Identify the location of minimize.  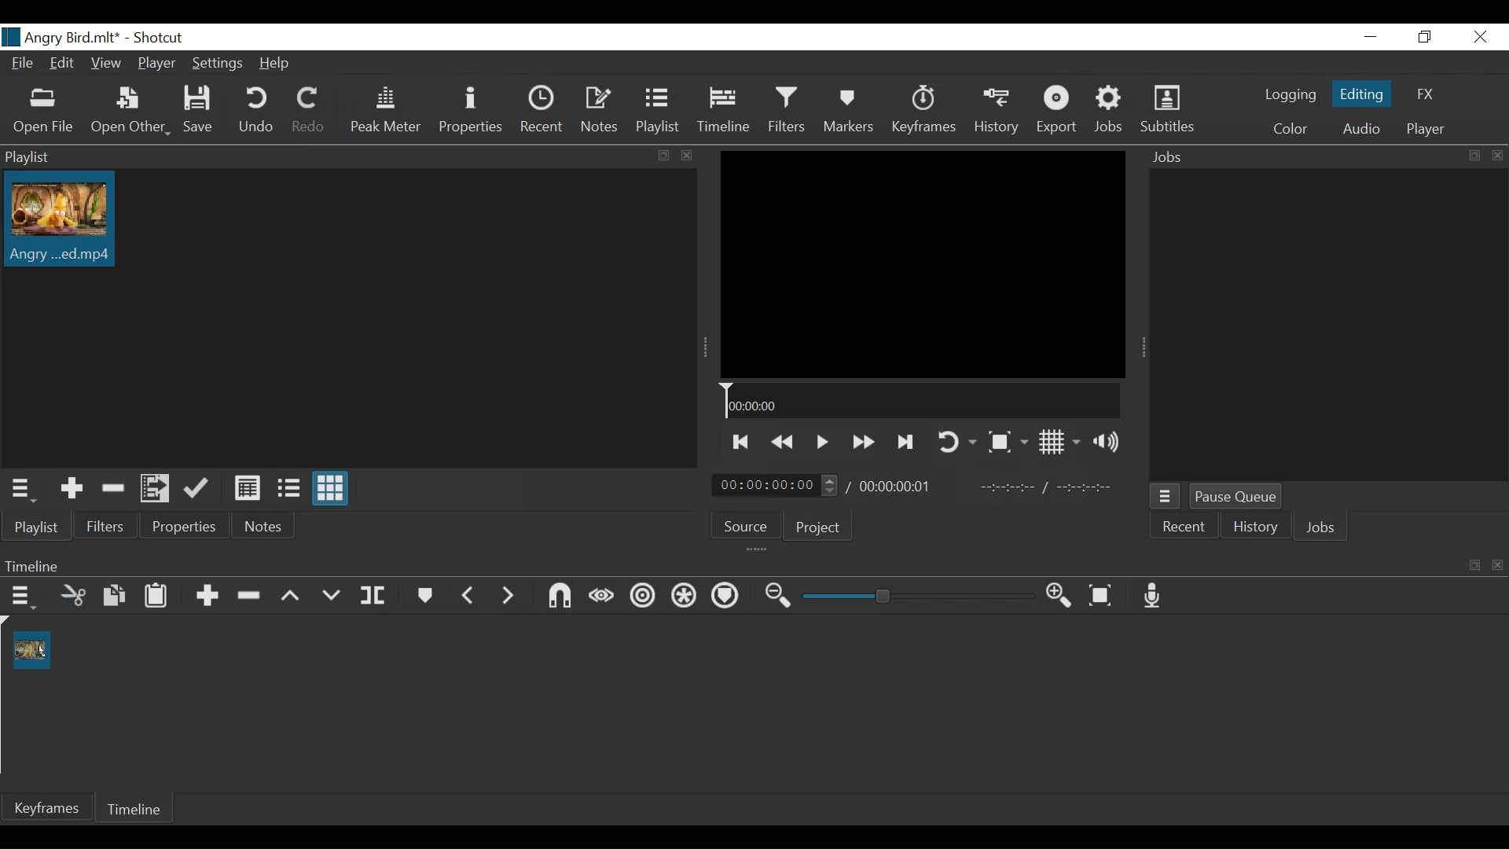
(1371, 36).